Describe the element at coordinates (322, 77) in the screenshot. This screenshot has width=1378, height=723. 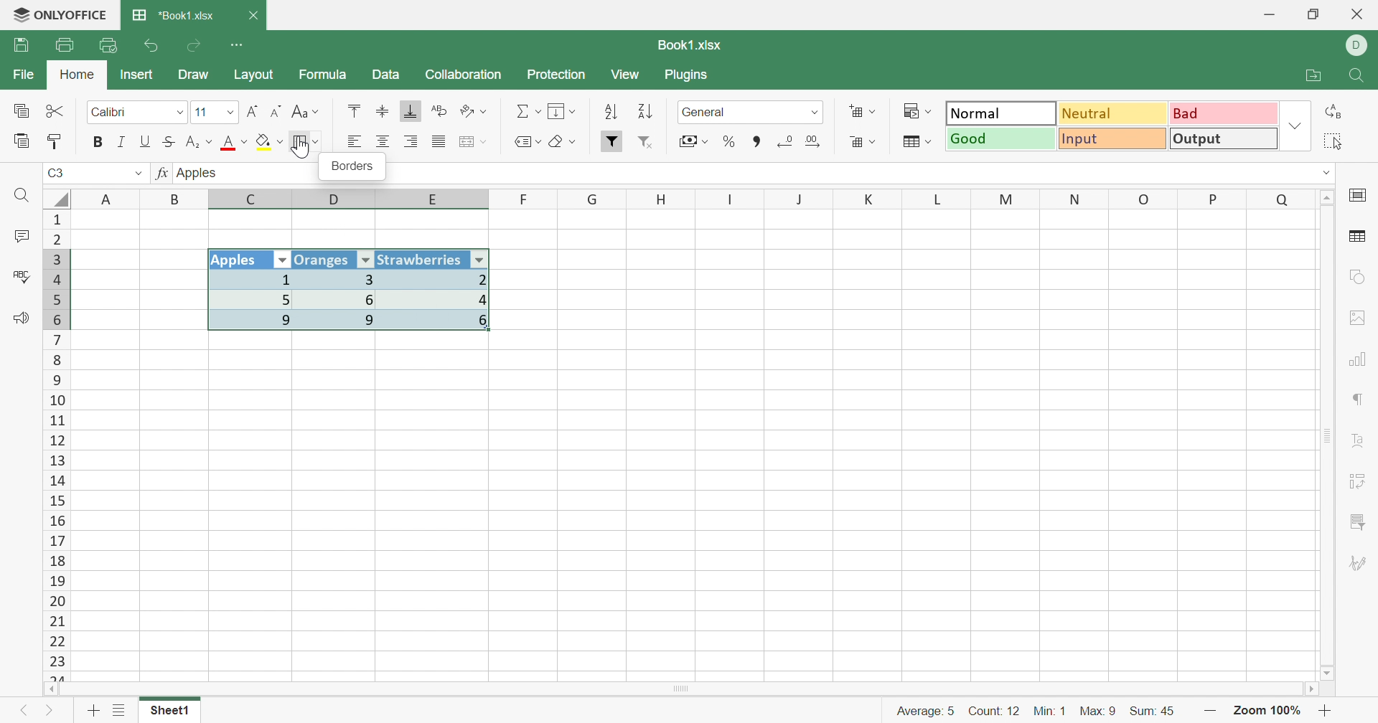
I see `Formula` at that location.